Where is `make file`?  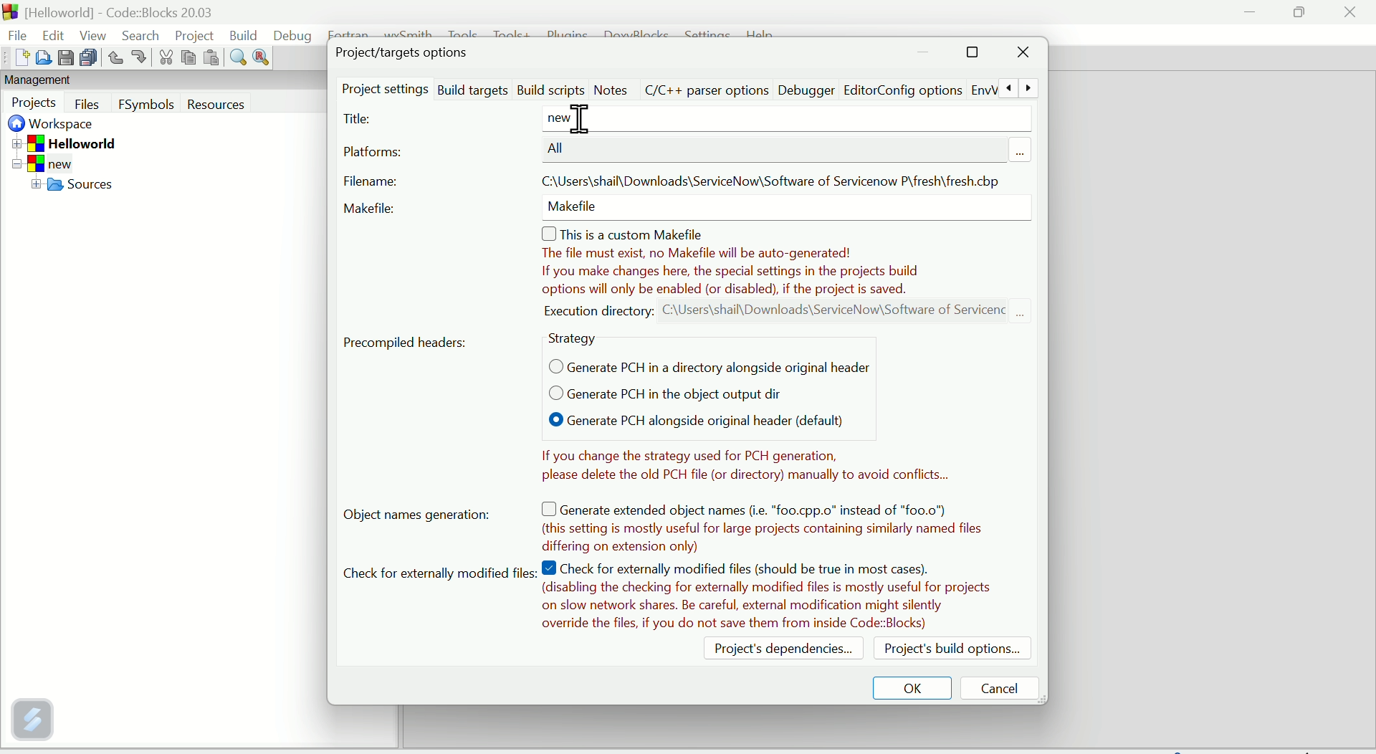
make file is located at coordinates (575, 211).